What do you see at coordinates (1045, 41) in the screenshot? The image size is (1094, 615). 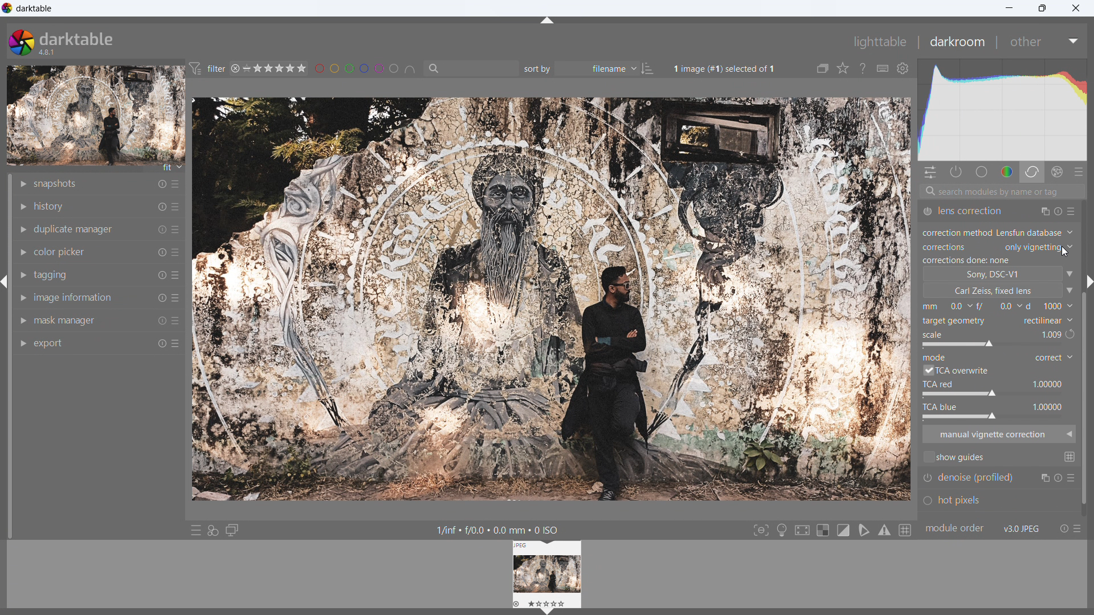 I see `other` at bounding box center [1045, 41].